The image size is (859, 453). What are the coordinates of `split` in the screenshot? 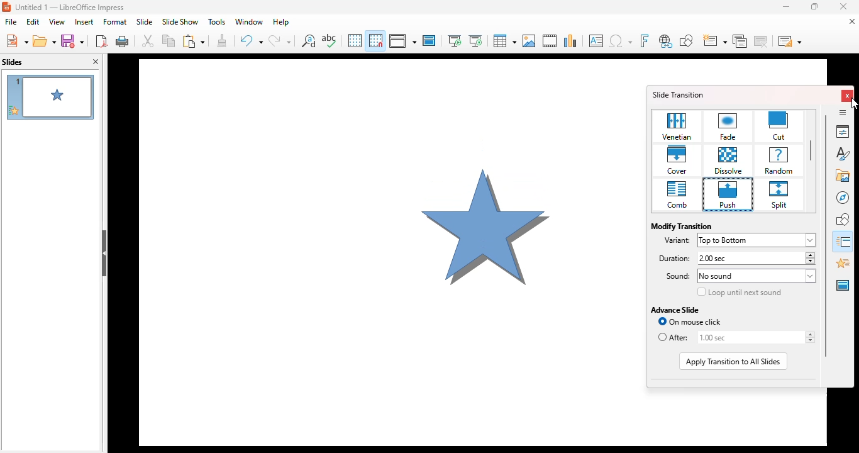 It's located at (780, 197).